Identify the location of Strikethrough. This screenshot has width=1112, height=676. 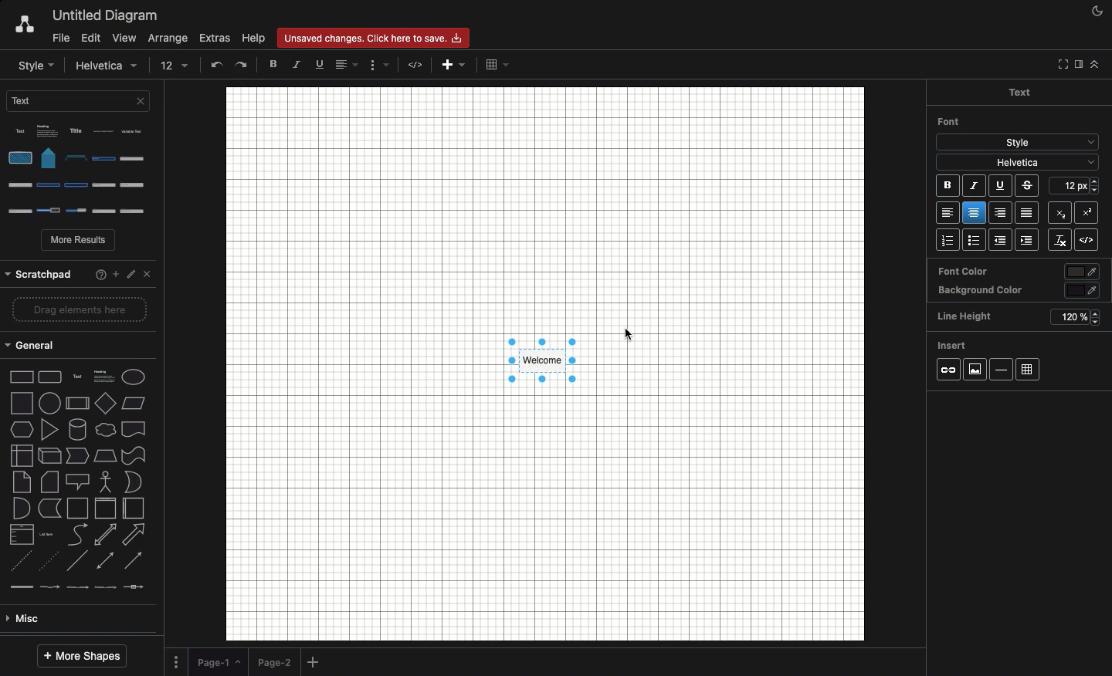
(1029, 187).